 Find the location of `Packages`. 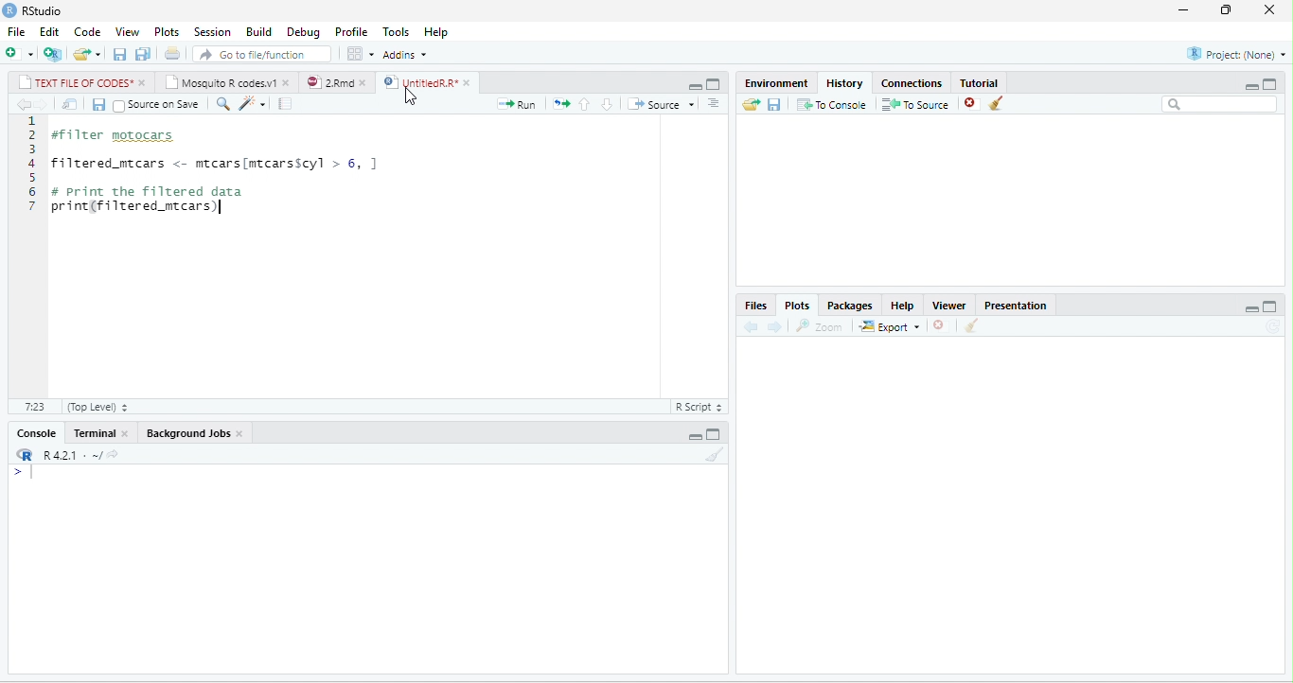

Packages is located at coordinates (850, 306).